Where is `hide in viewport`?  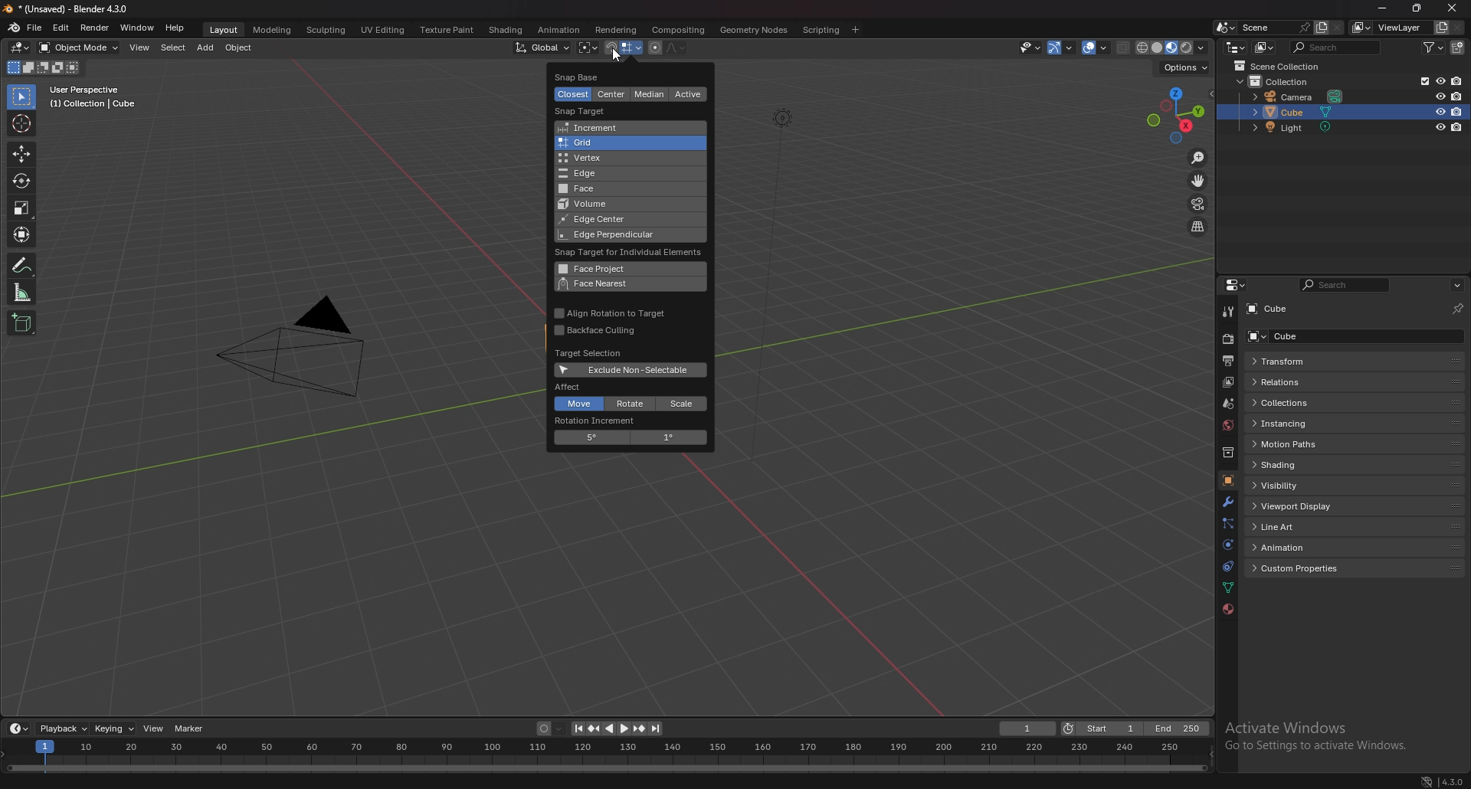
hide in viewport is located at coordinates (1439, 96).